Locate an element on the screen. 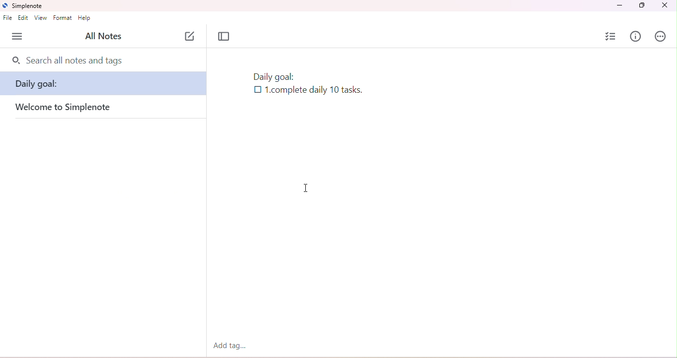 The width and height of the screenshot is (677, 358). note with checklist is located at coordinates (307, 80).